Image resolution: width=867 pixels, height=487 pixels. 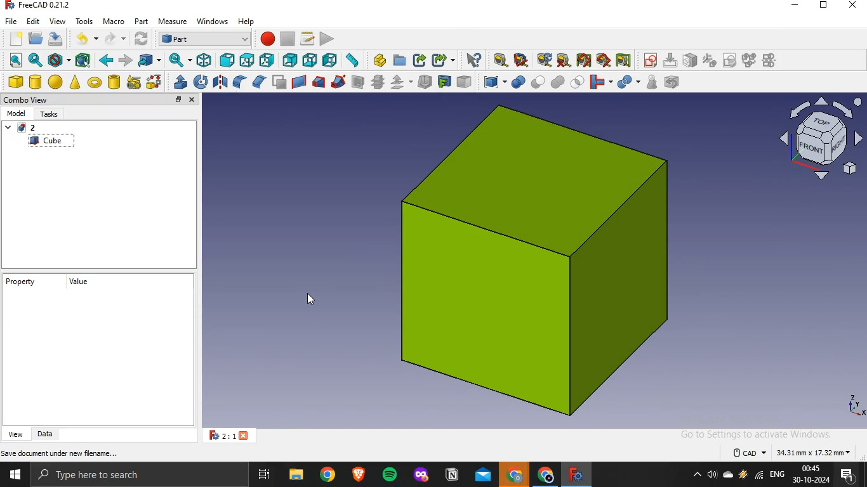 I want to click on redo, so click(x=111, y=37).